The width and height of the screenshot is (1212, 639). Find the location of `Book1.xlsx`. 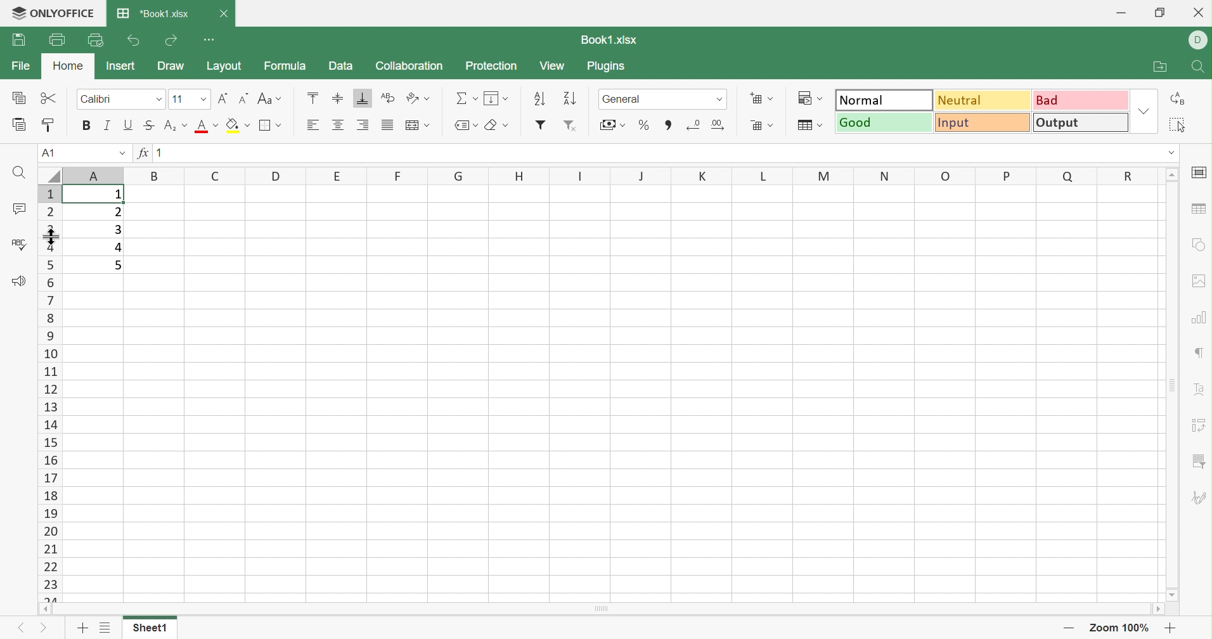

Book1.xlsx is located at coordinates (613, 38).